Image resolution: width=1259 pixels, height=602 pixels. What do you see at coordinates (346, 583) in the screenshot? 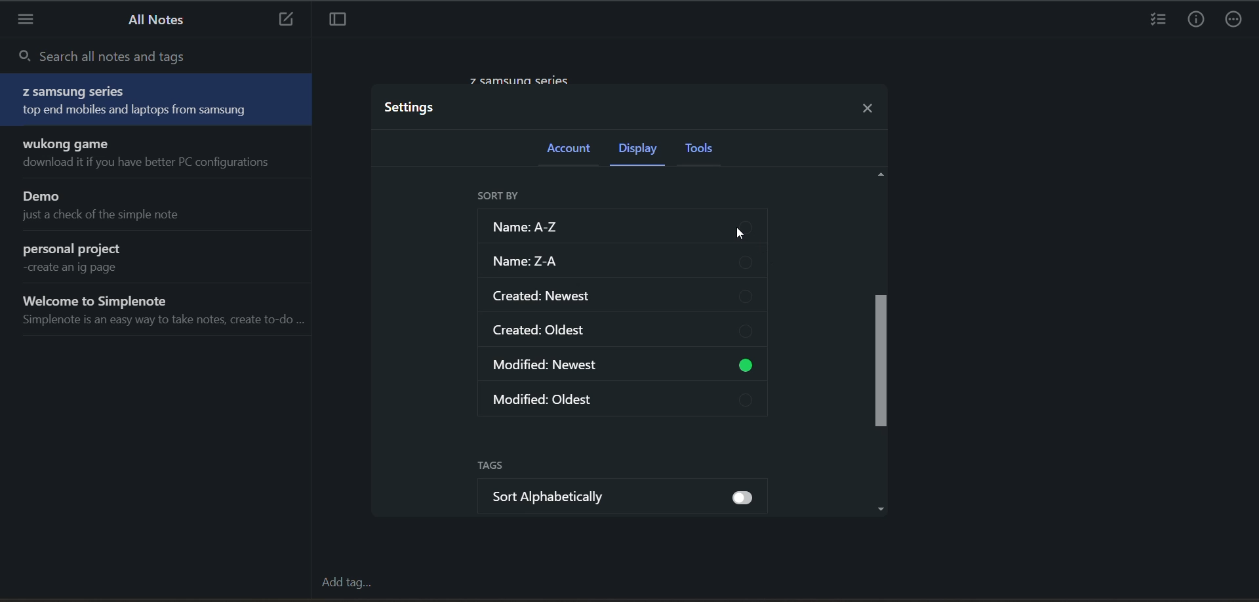
I see `add tag...` at bounding box center [346, 583].